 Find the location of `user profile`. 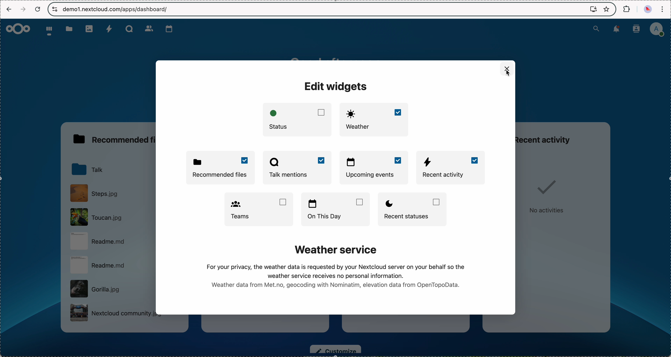

user profile is located at coordinates (658, 29).